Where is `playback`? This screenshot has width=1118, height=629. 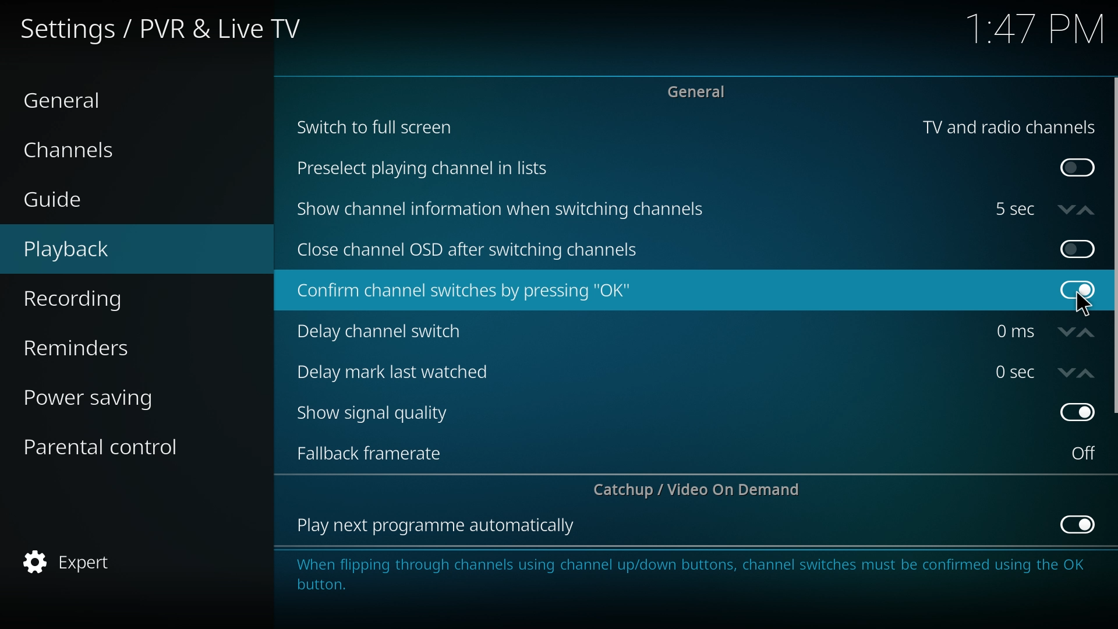
playback is located at coordinates (102, 250).